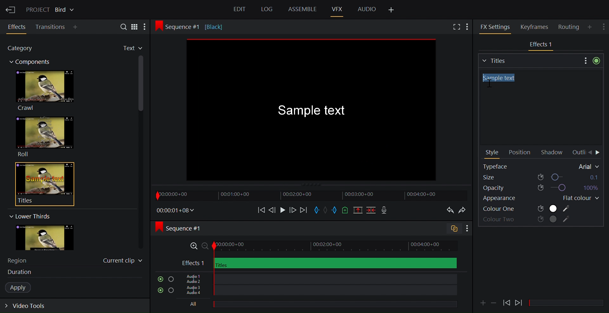 This screenshot has height=313, width=609. I want to click on Audio Track 3, Audio Track 4, so click(318, 292).